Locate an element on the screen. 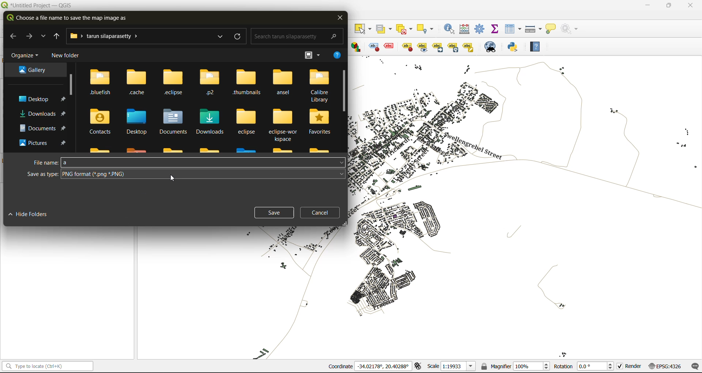 This screenshot has width=702, height=373. Move a label, diagrams or callout is located at coordinates (438, 47).